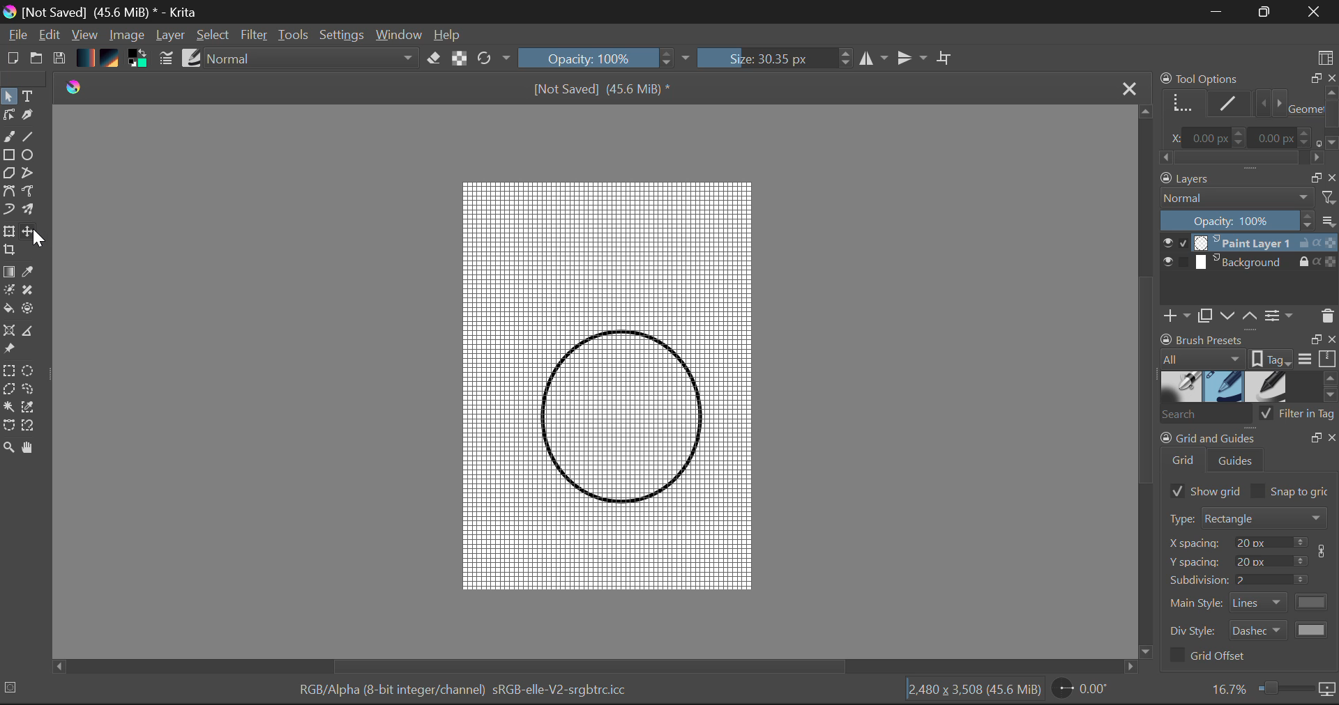 The image size is (1339, 705). Describe the element at coordinates (166, 59) in the screenshot. I see `Brush Settings` at that location.